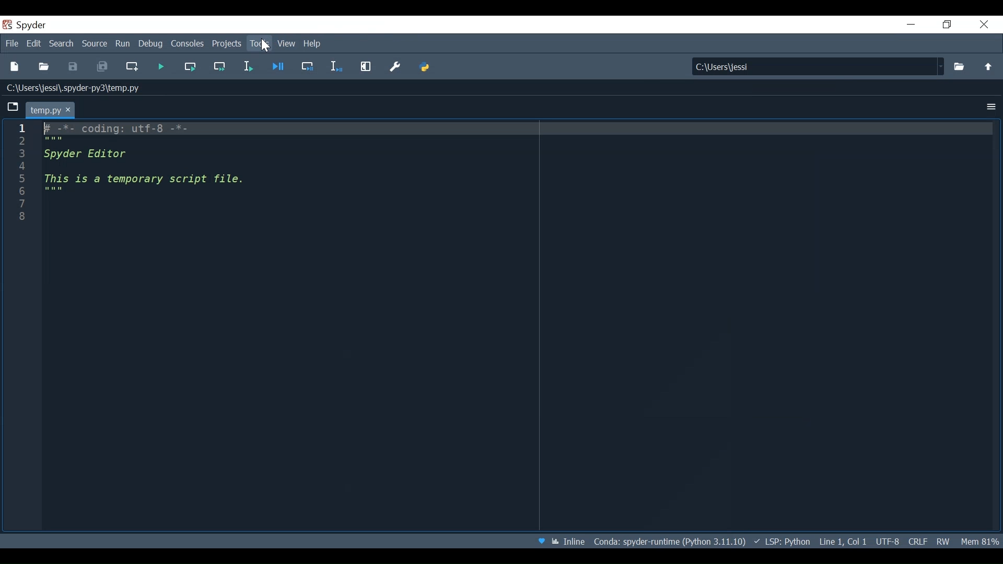 The image size is (1003, 564). Describe the element at coordinates (49, 109) in the screenshot. I see `Current Tab` at that location.